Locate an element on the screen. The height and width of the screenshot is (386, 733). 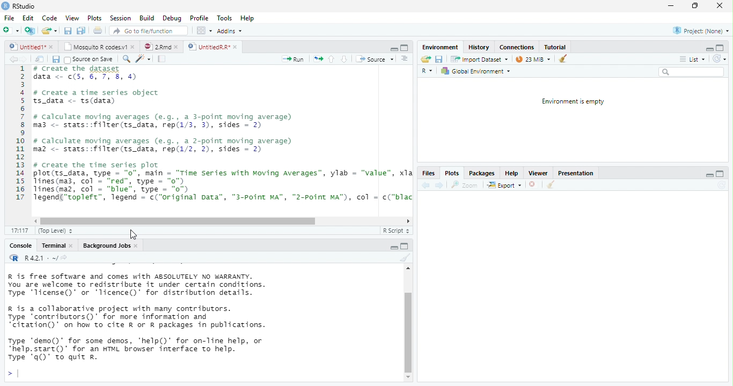
R is located at coordinates (428, 72).